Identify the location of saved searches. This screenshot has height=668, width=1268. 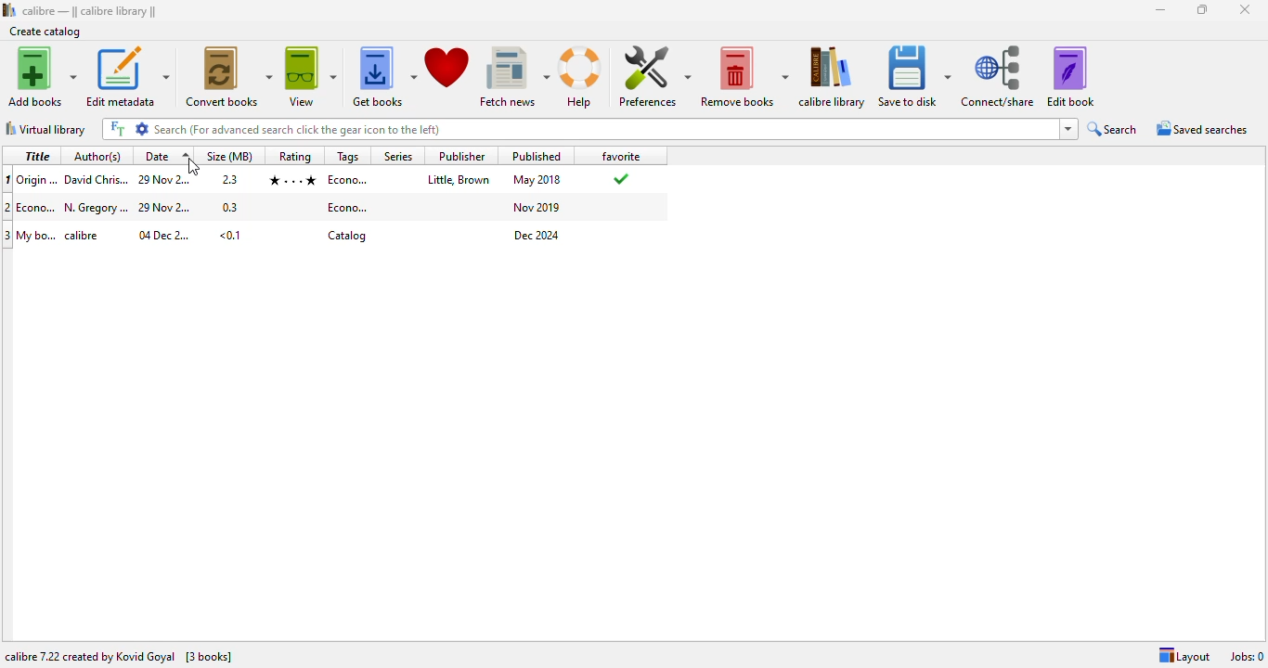
(1201, 128).